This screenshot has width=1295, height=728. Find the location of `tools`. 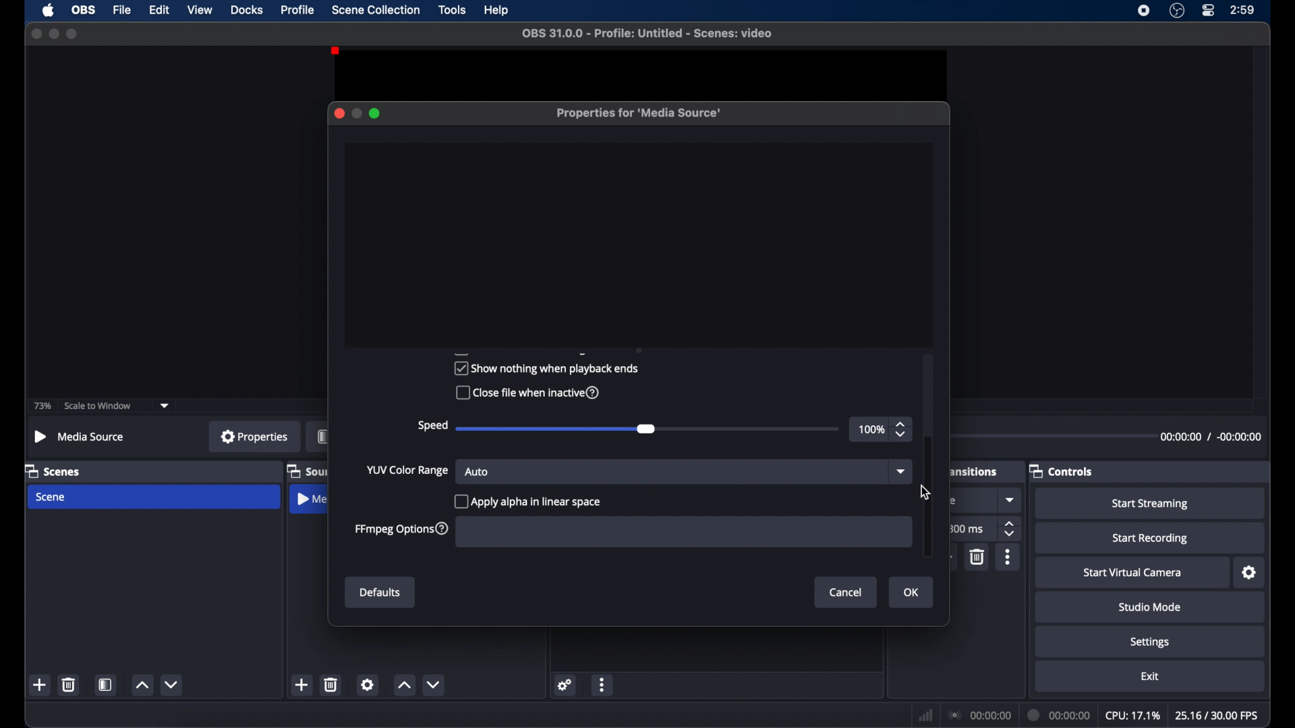

tools is located at coordinates (453, 10).